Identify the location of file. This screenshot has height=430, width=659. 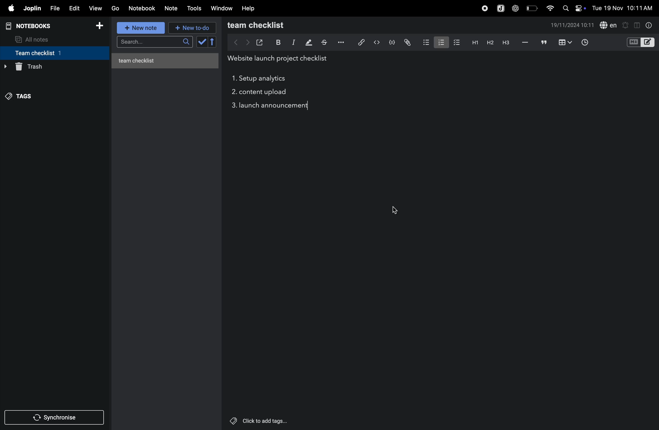
(55, 7).